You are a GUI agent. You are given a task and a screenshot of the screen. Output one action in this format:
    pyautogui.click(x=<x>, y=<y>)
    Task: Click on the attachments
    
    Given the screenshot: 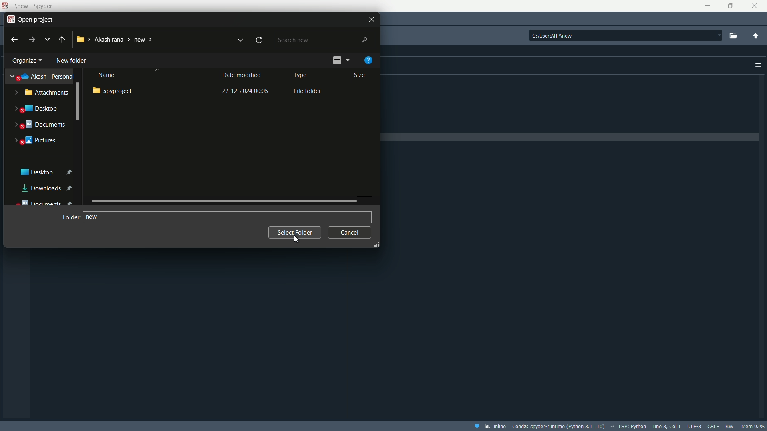 What is the action you would take?
    pyautogui.click(x=42, y=94)
    